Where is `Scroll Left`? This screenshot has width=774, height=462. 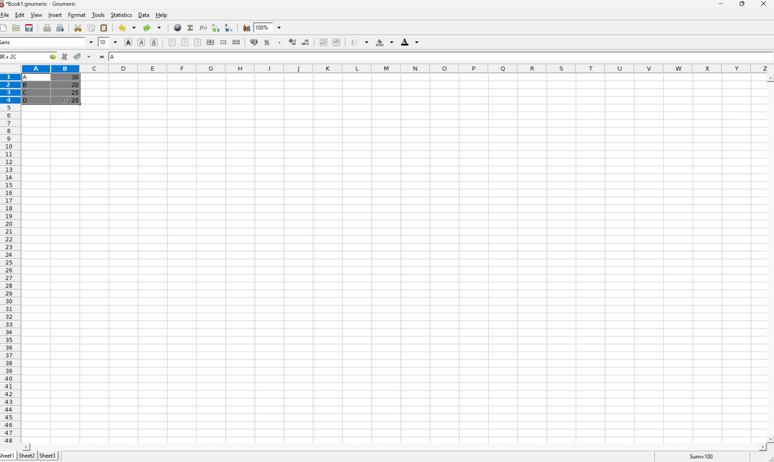
Scroll Left is located at coordinates (28, 446).